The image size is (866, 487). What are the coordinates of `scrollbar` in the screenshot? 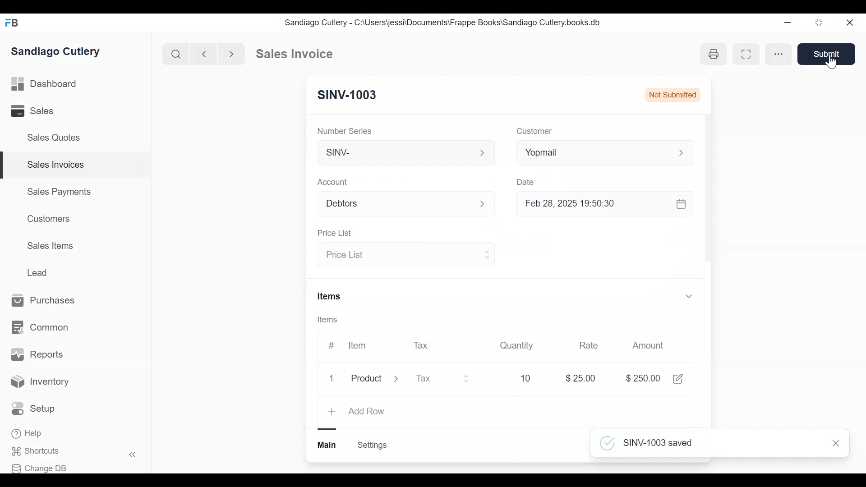 It's located at (708, 191).